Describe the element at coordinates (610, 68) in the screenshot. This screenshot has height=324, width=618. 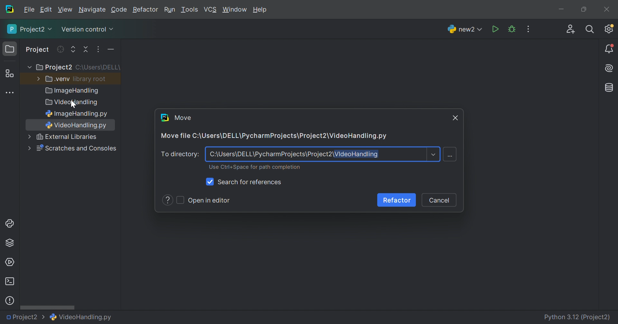
I see `AI Assistant` at that location.